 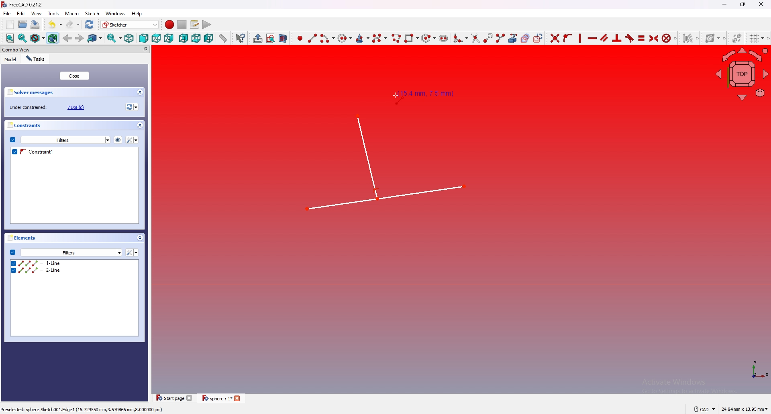 I want to click on Fit selection, so click(x=22, y=39).